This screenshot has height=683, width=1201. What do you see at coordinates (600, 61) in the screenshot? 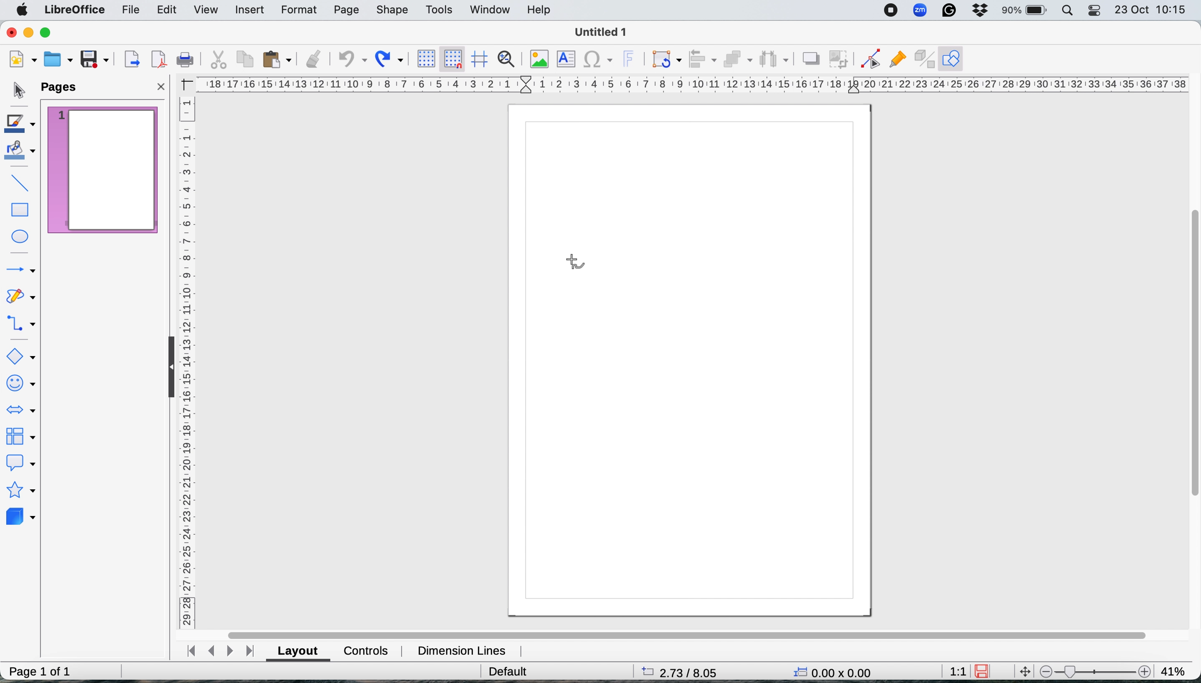
I see `insert special characters` at bounding box center [600, 61].